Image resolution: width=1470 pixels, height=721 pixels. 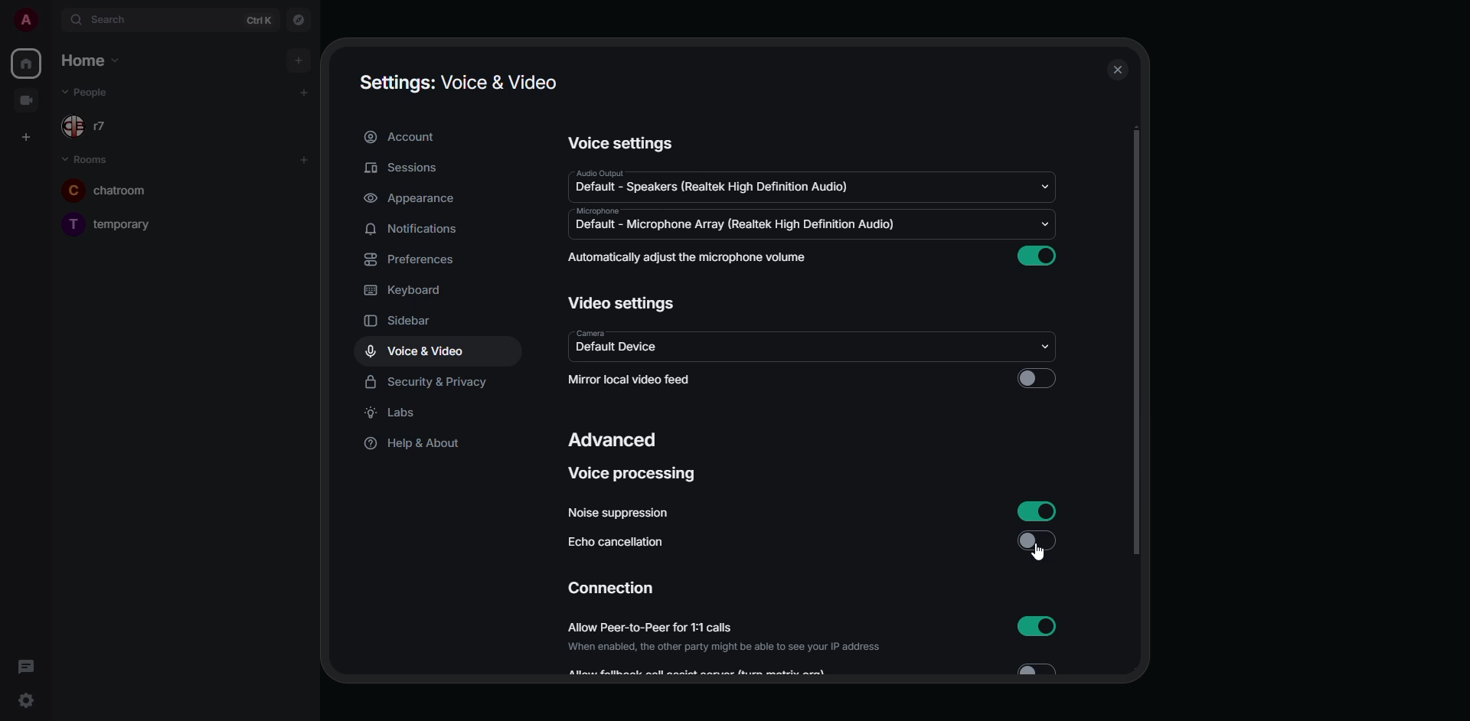 I want to click on drop down, so click(x=1044, y=188).